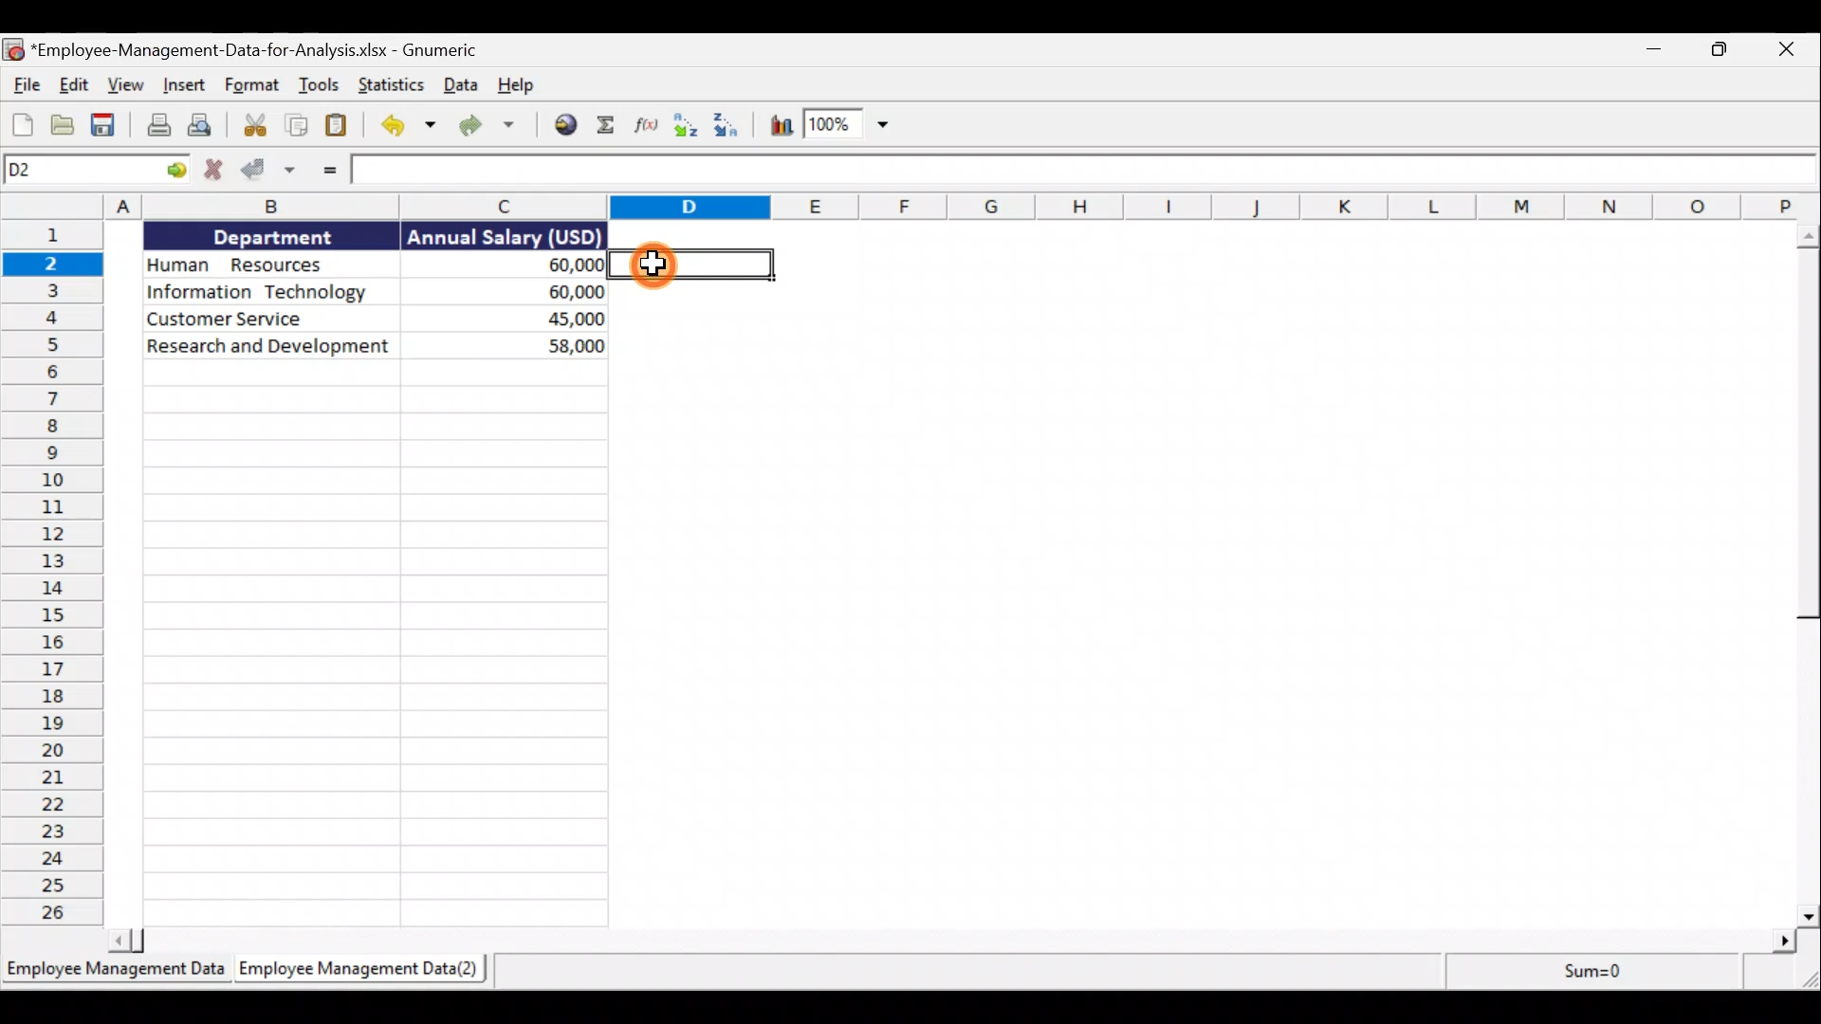 The width and height of the screenshot is (1821, 1024). Describe the element at coordinates (1580, 973) in the screenshot. I see `sum=0` at that location.